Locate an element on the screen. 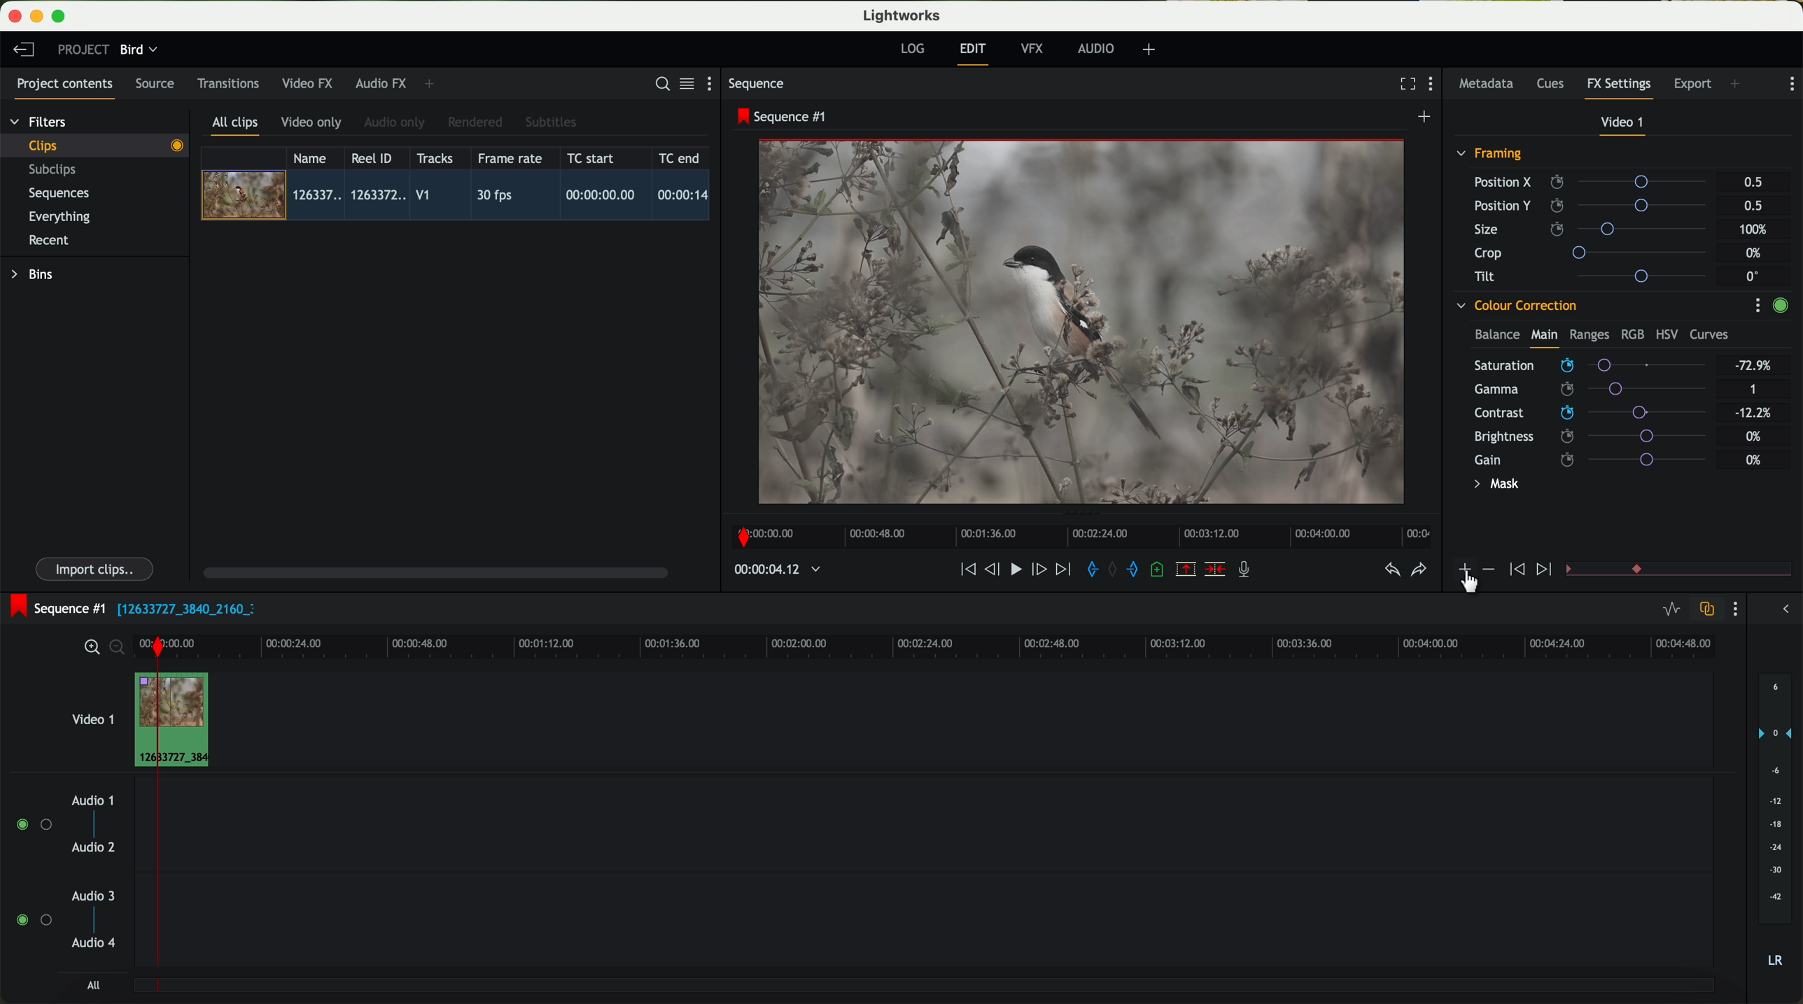 The width and height of the screenshot is (1803, 1004). enable is located at coordinates (1780, 307).